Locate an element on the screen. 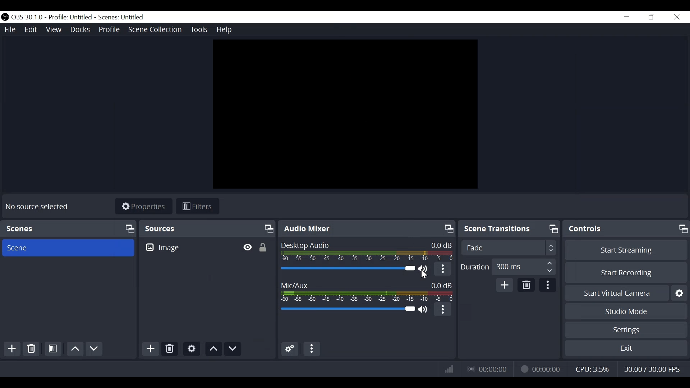 The image size is (690, 388). Start Streaming is located at coordinates (626, 250).